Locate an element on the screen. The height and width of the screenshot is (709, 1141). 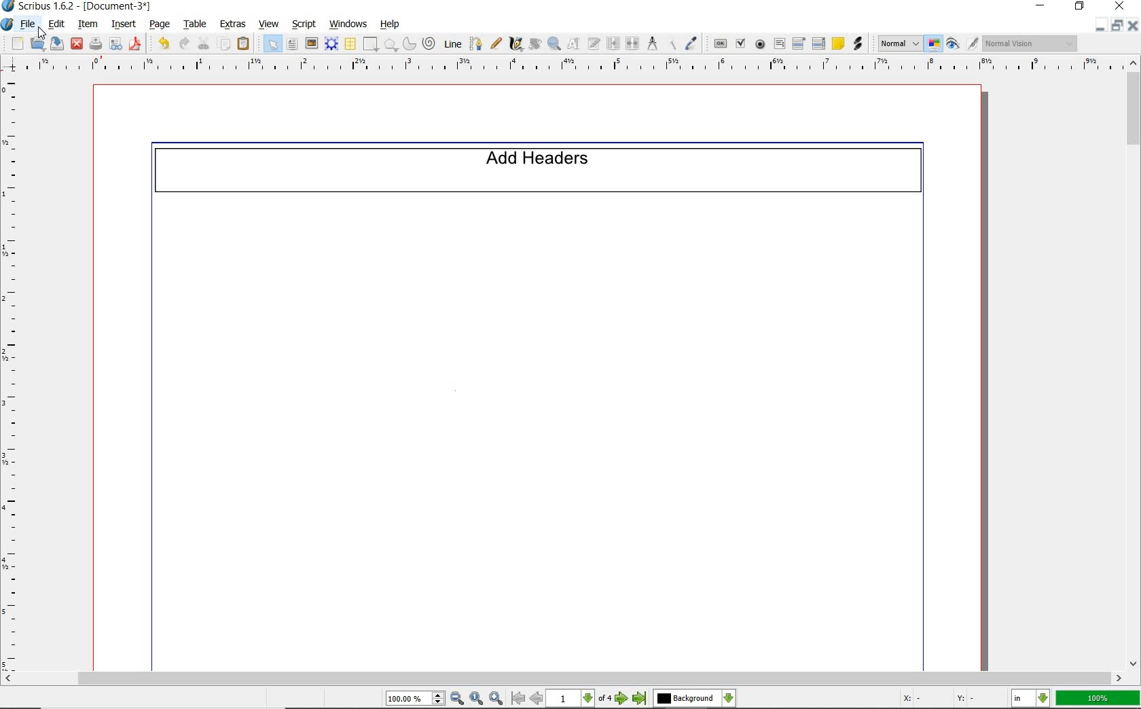
table is located at coordinates (194, 25).